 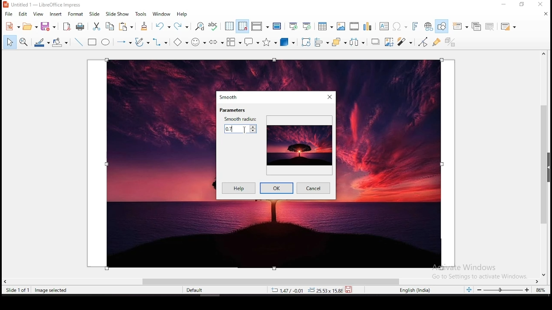 I want to click on spell check, so click(x=214, y=25).